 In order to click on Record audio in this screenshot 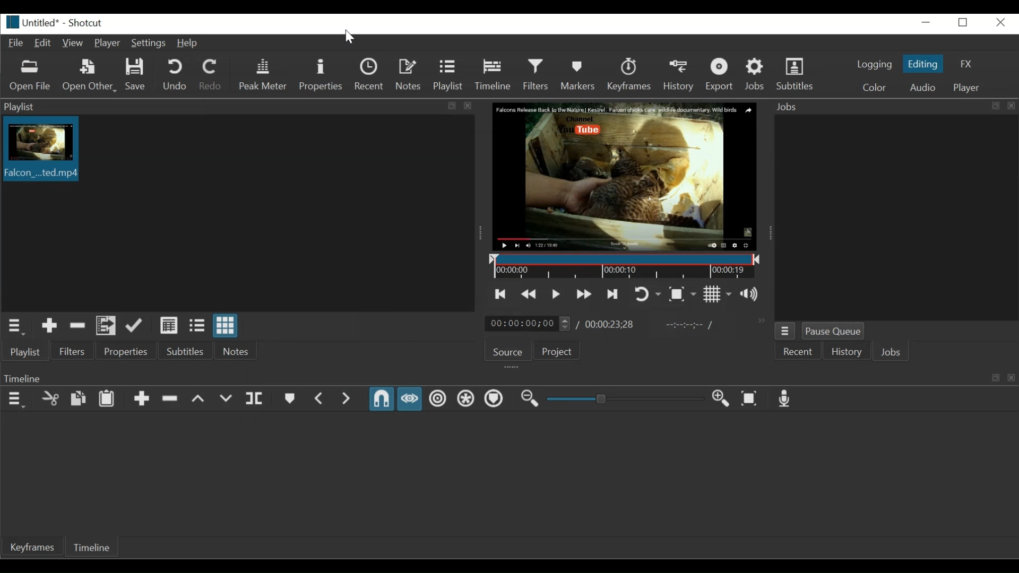, I will do `click(786, 398)`.